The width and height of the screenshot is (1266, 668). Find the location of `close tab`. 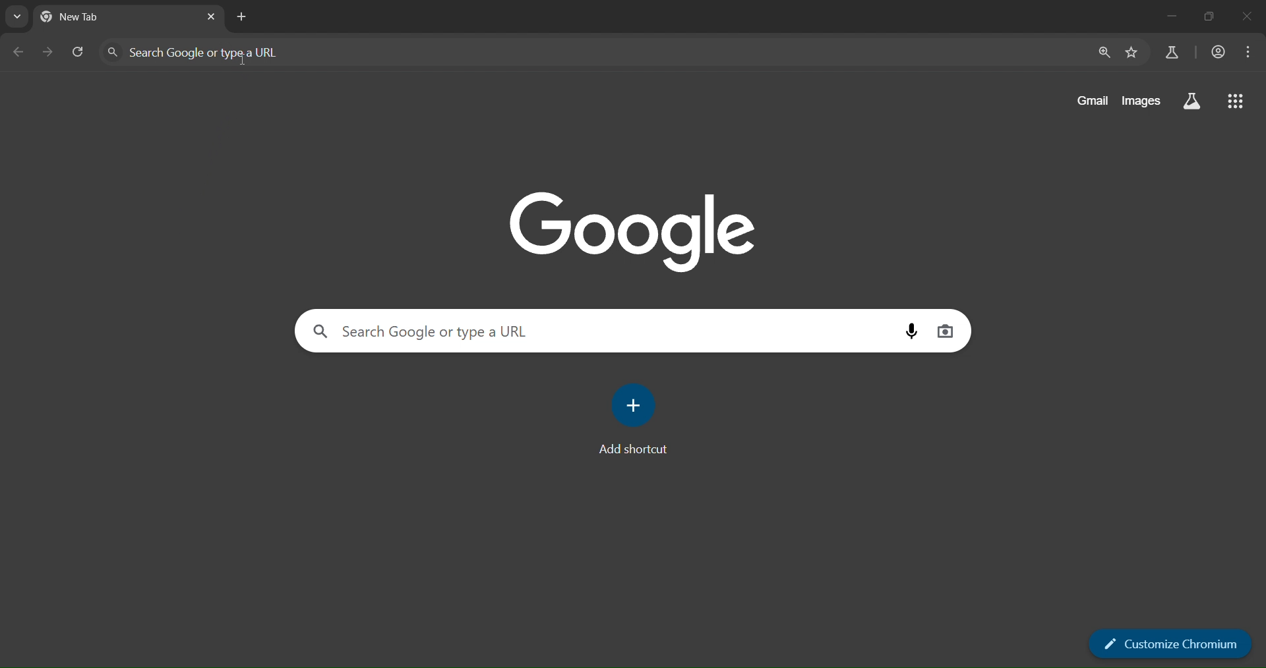

close tab is located at coordinates (212, 16).